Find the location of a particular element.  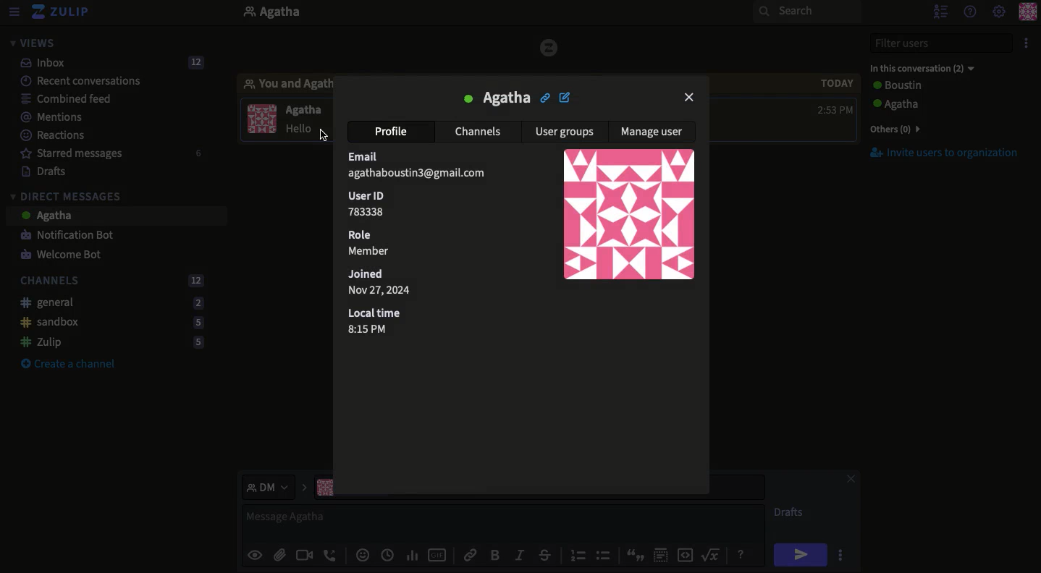

Hide user list is located at coordinates (940, 12).